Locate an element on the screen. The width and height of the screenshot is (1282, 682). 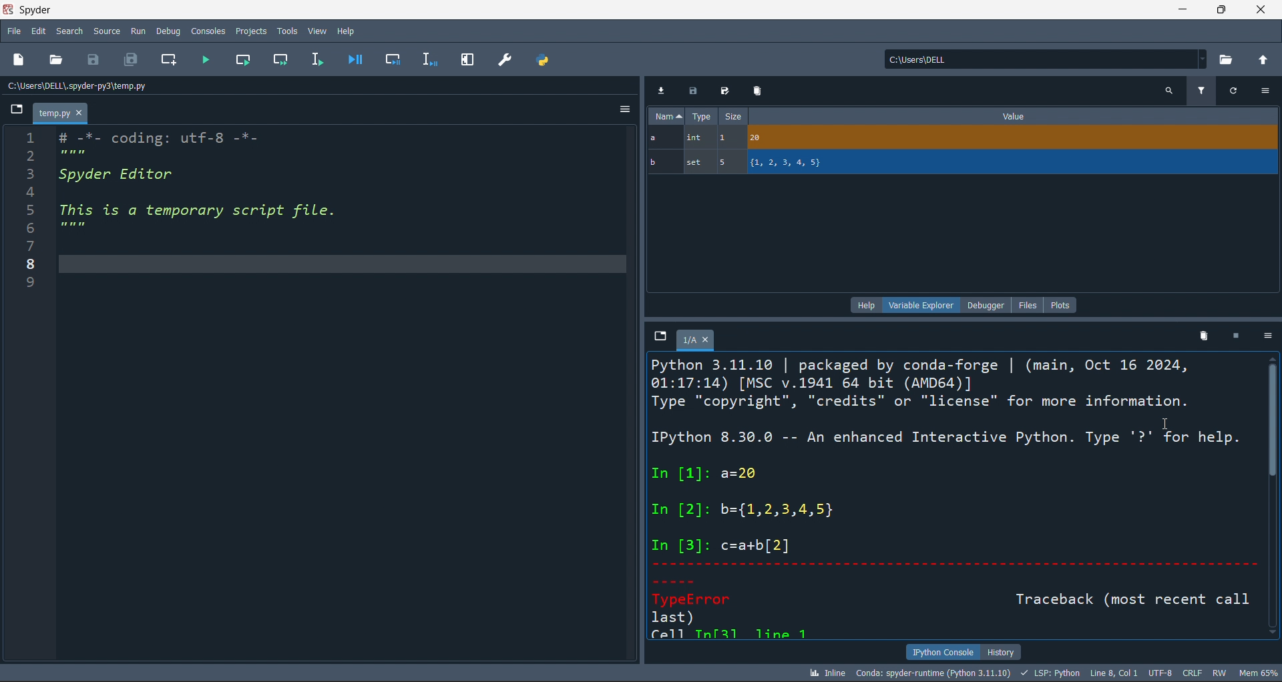
file is located at coordinates (1031, 304).